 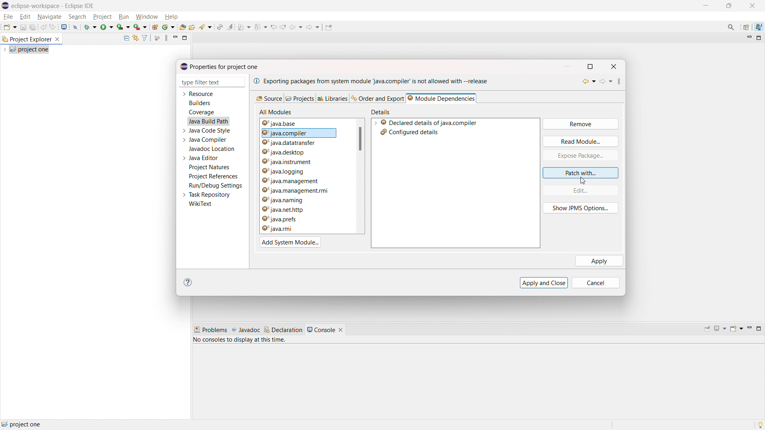 I want to click on pin editor, so click(x=329, y=27).